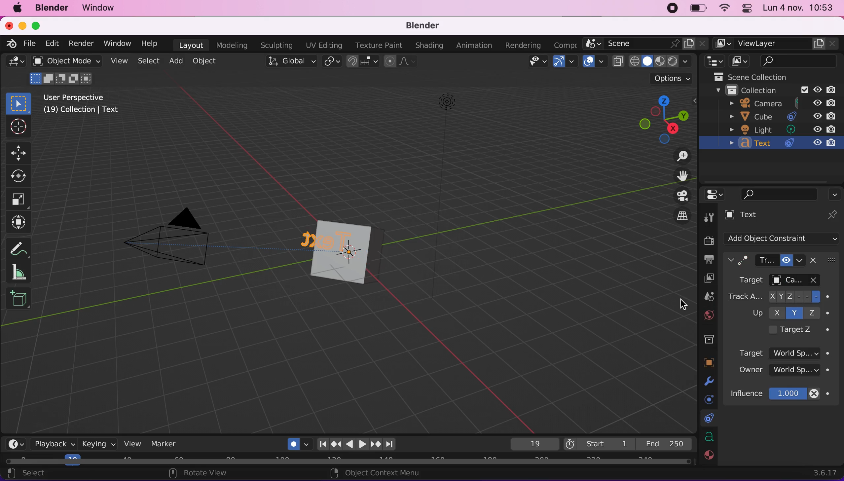  Describe the element at coordinates (777, 104) in the screenshot. I see `camera` at that location.